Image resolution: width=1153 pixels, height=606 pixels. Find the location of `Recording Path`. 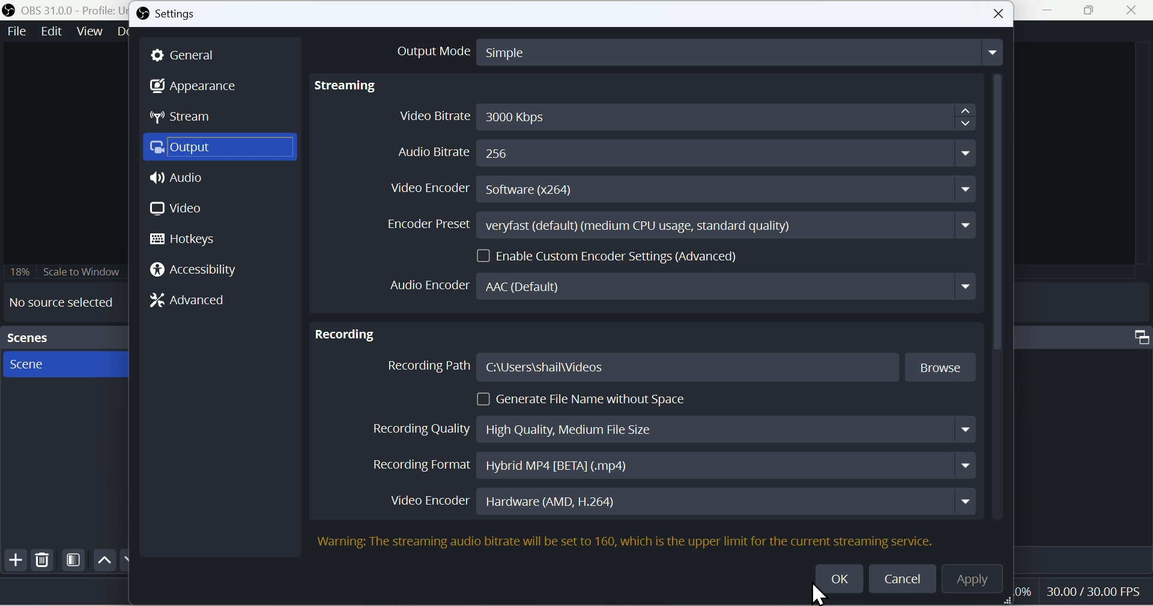

Recording Path is located at coordinates (682, 368).